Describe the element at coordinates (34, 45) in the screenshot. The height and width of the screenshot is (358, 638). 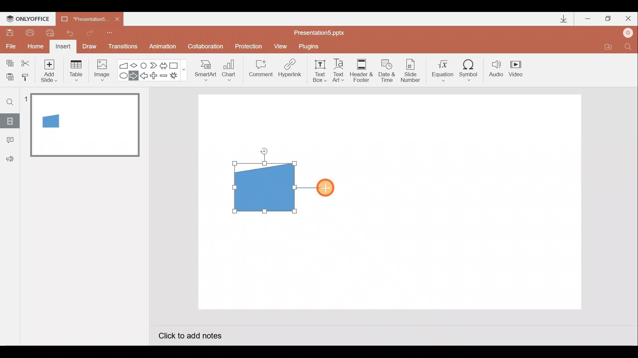
I see `Home` at that location.